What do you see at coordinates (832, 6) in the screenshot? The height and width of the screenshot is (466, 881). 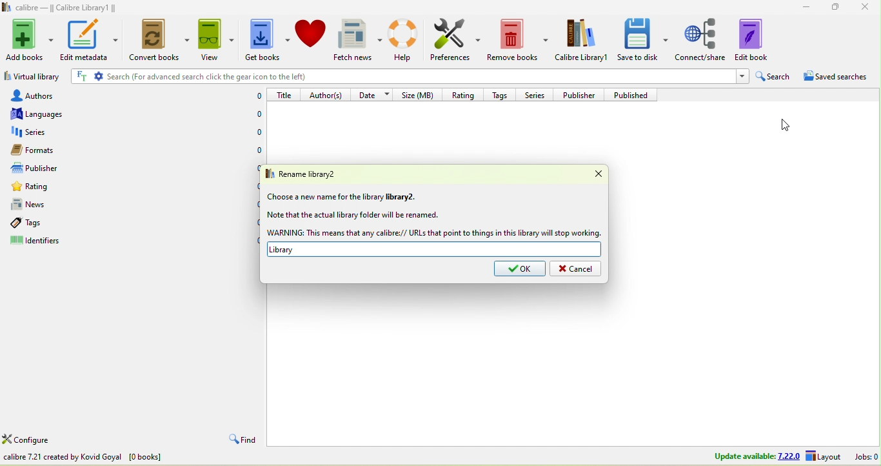 I see `maximize` at bounding box center [832, 6].